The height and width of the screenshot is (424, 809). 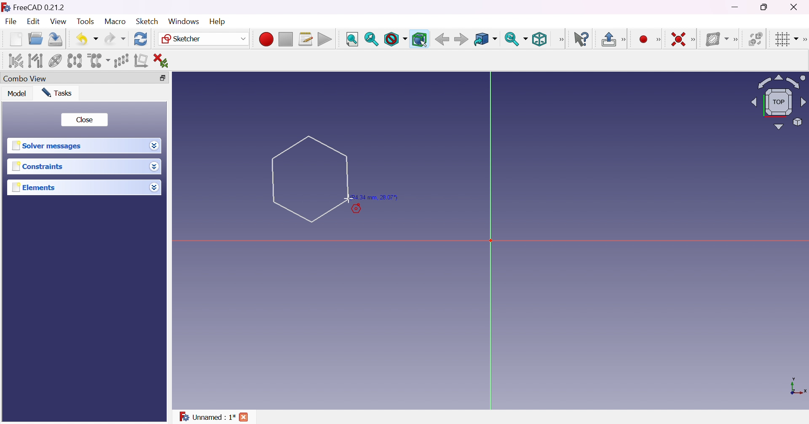 What do you see at coordinates (153, 145) in the screenshot?
I see `Drop down` at bounding box center [153, 145].